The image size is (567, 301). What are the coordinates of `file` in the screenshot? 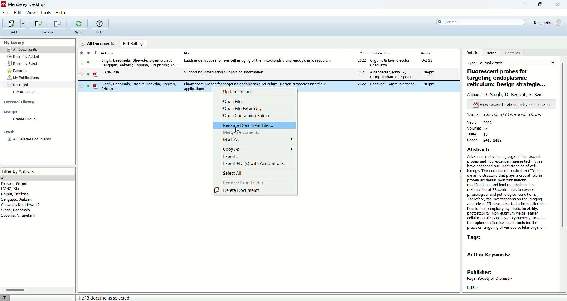 It's located at (6, 13).